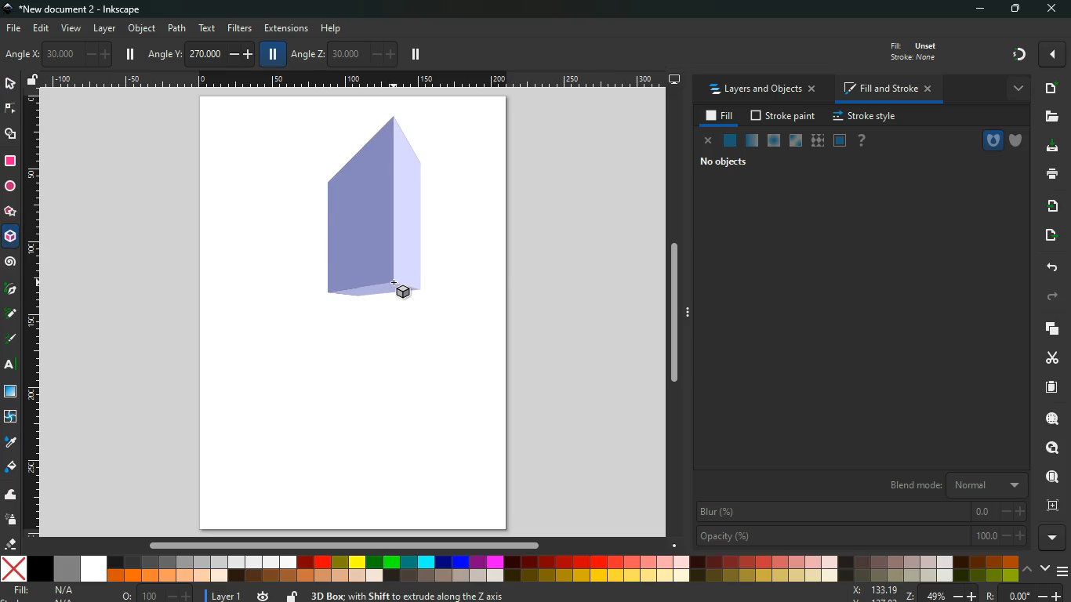  I want to click on menu, so click(1064, 571).